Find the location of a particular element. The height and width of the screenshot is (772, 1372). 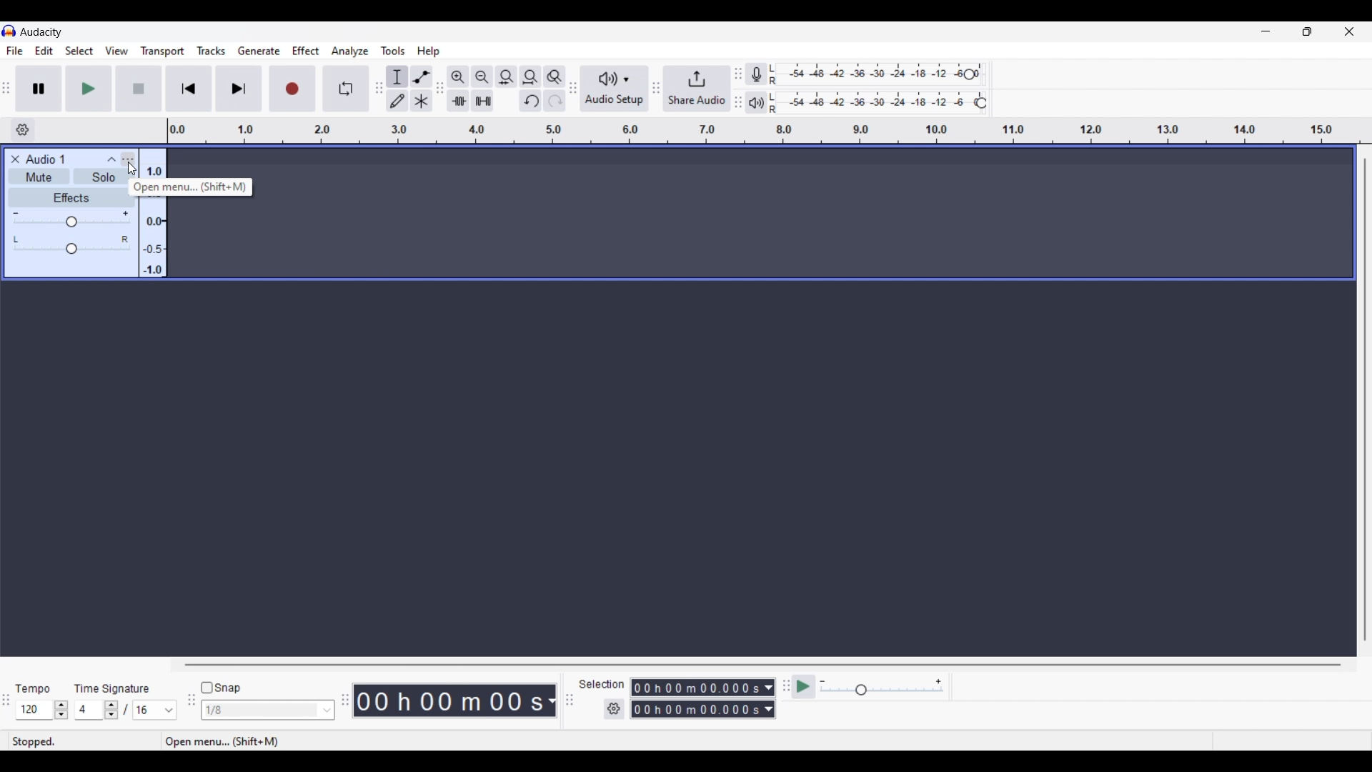

File menu is located at coordinates (14, 51).